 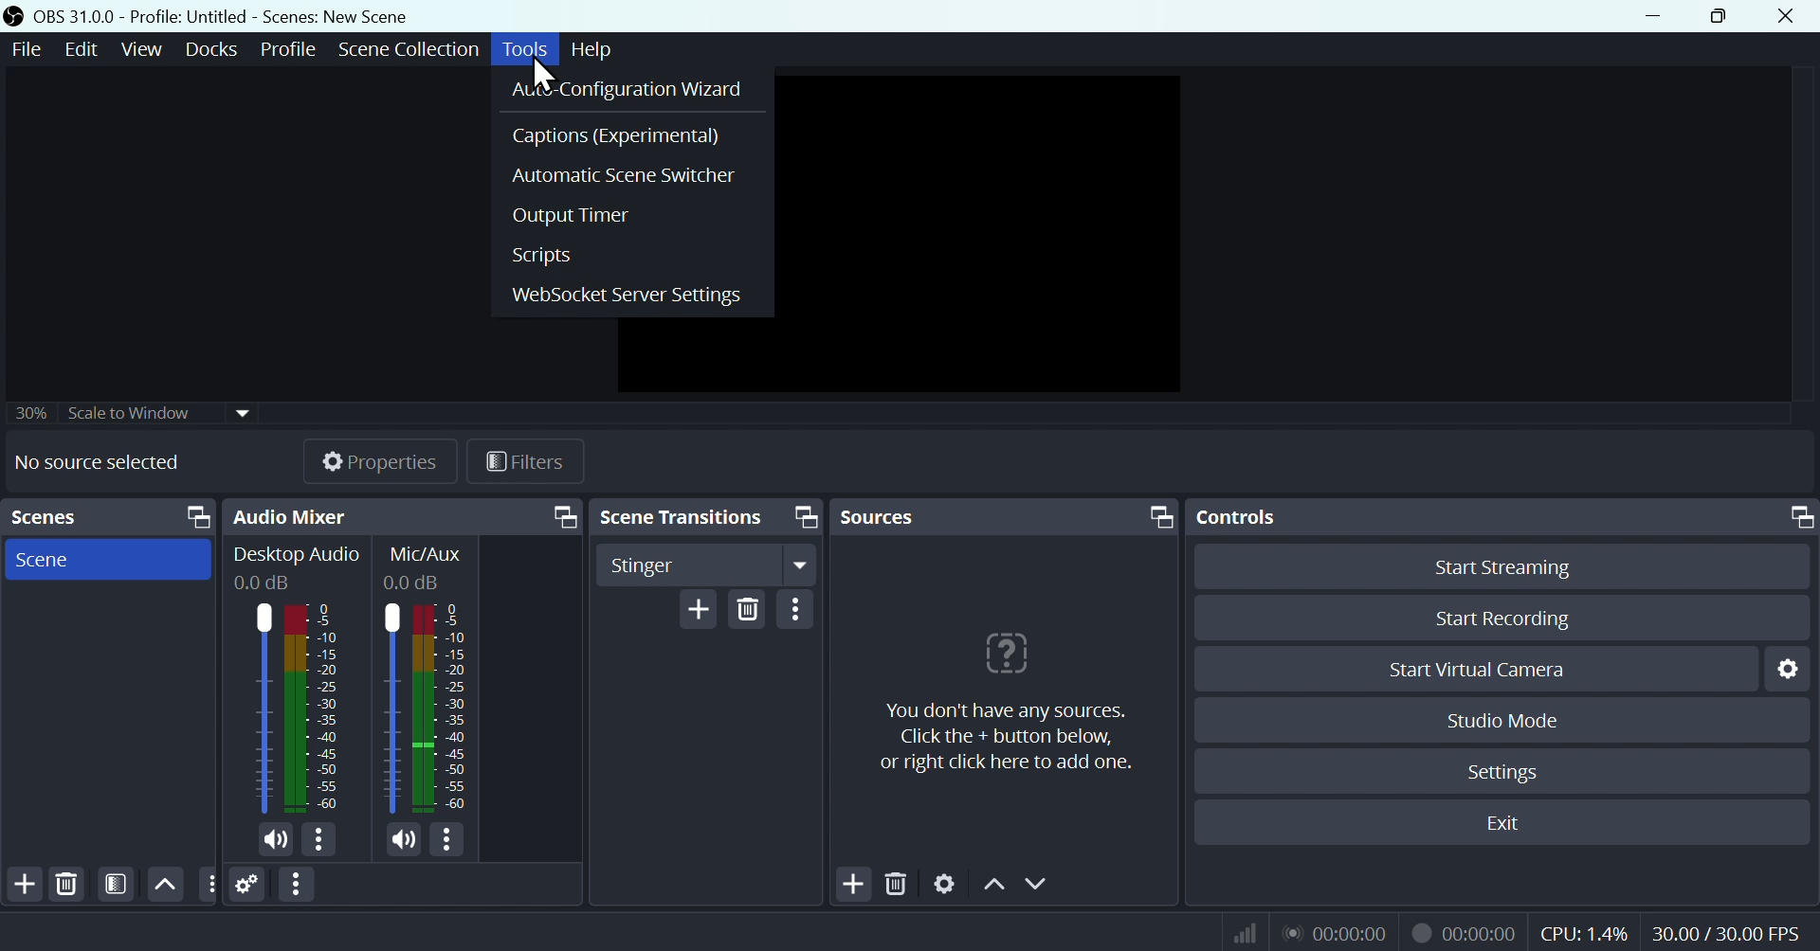 What do you see at coordinates (15, 17) in the screenshot?
I see `icon` at bounding box center [15, 17].